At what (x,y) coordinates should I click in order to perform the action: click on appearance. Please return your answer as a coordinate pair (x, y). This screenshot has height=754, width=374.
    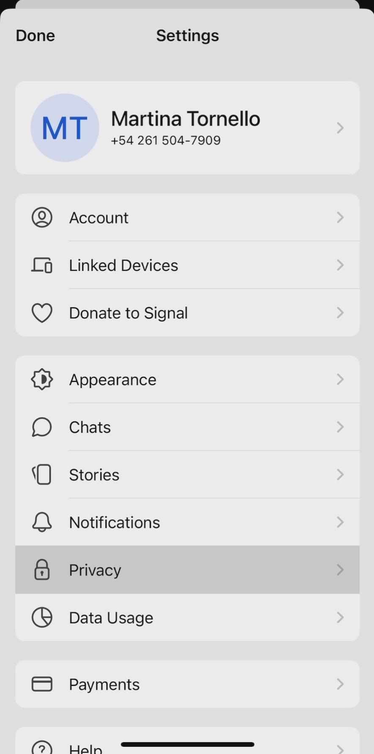
    Looking at the image, I should click on (187, 378).